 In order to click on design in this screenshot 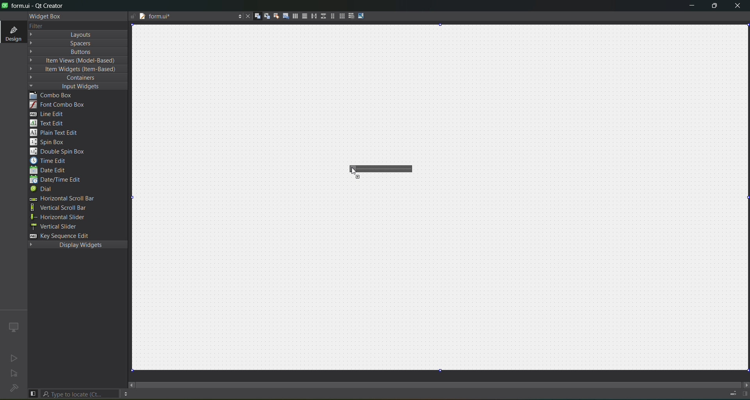, I will do `click(11, 32)`.